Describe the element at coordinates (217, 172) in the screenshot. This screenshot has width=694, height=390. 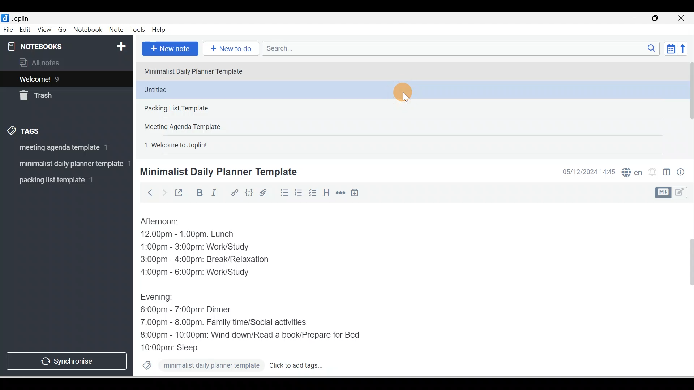
I see `Minimalist Daily Planner Template` at that location.